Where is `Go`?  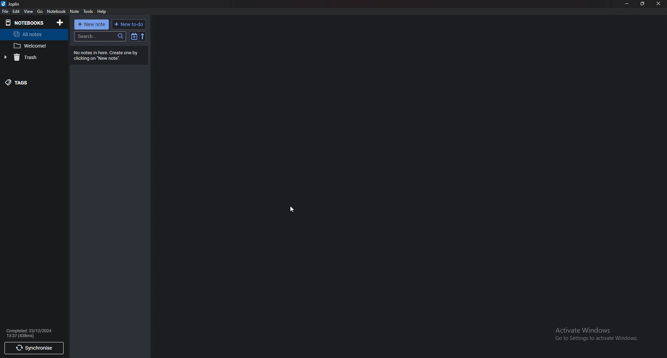
Go is located at coordinates (41, 11).